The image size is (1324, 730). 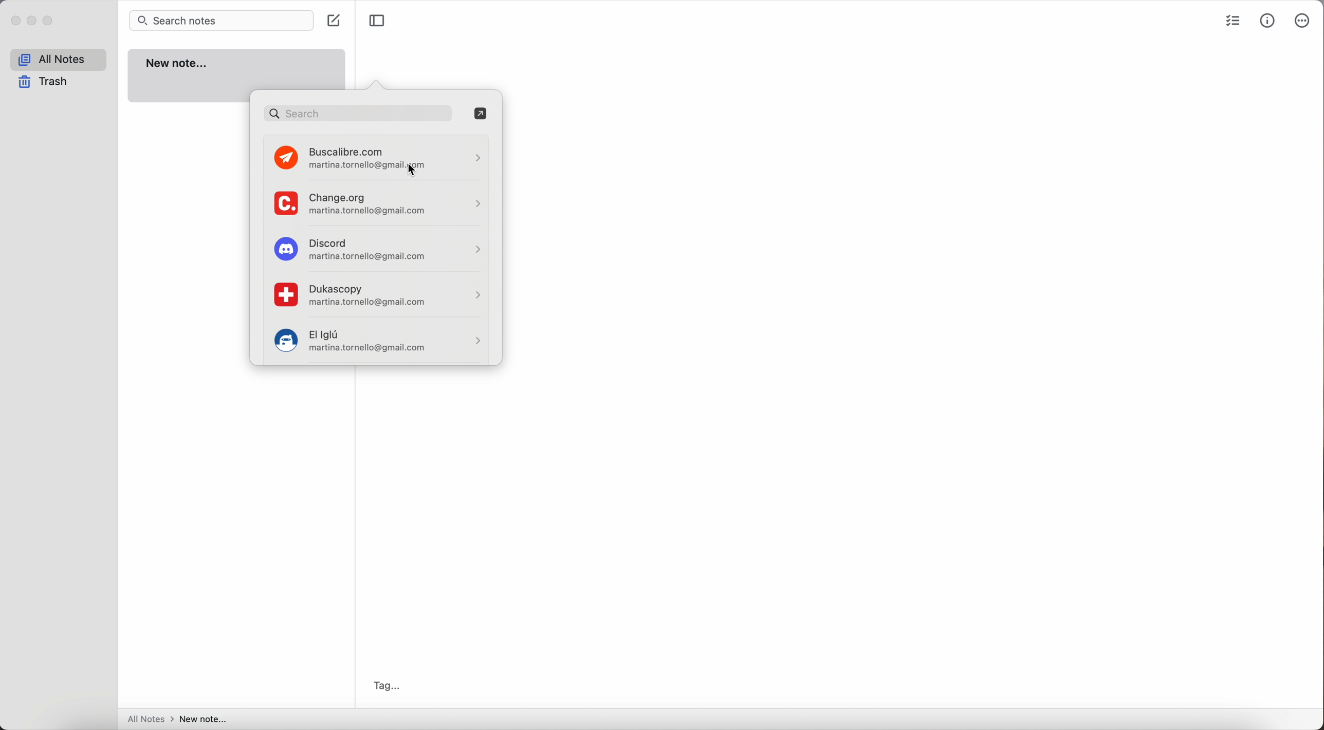 I want to click on check list, so click(x=1232, y=22).